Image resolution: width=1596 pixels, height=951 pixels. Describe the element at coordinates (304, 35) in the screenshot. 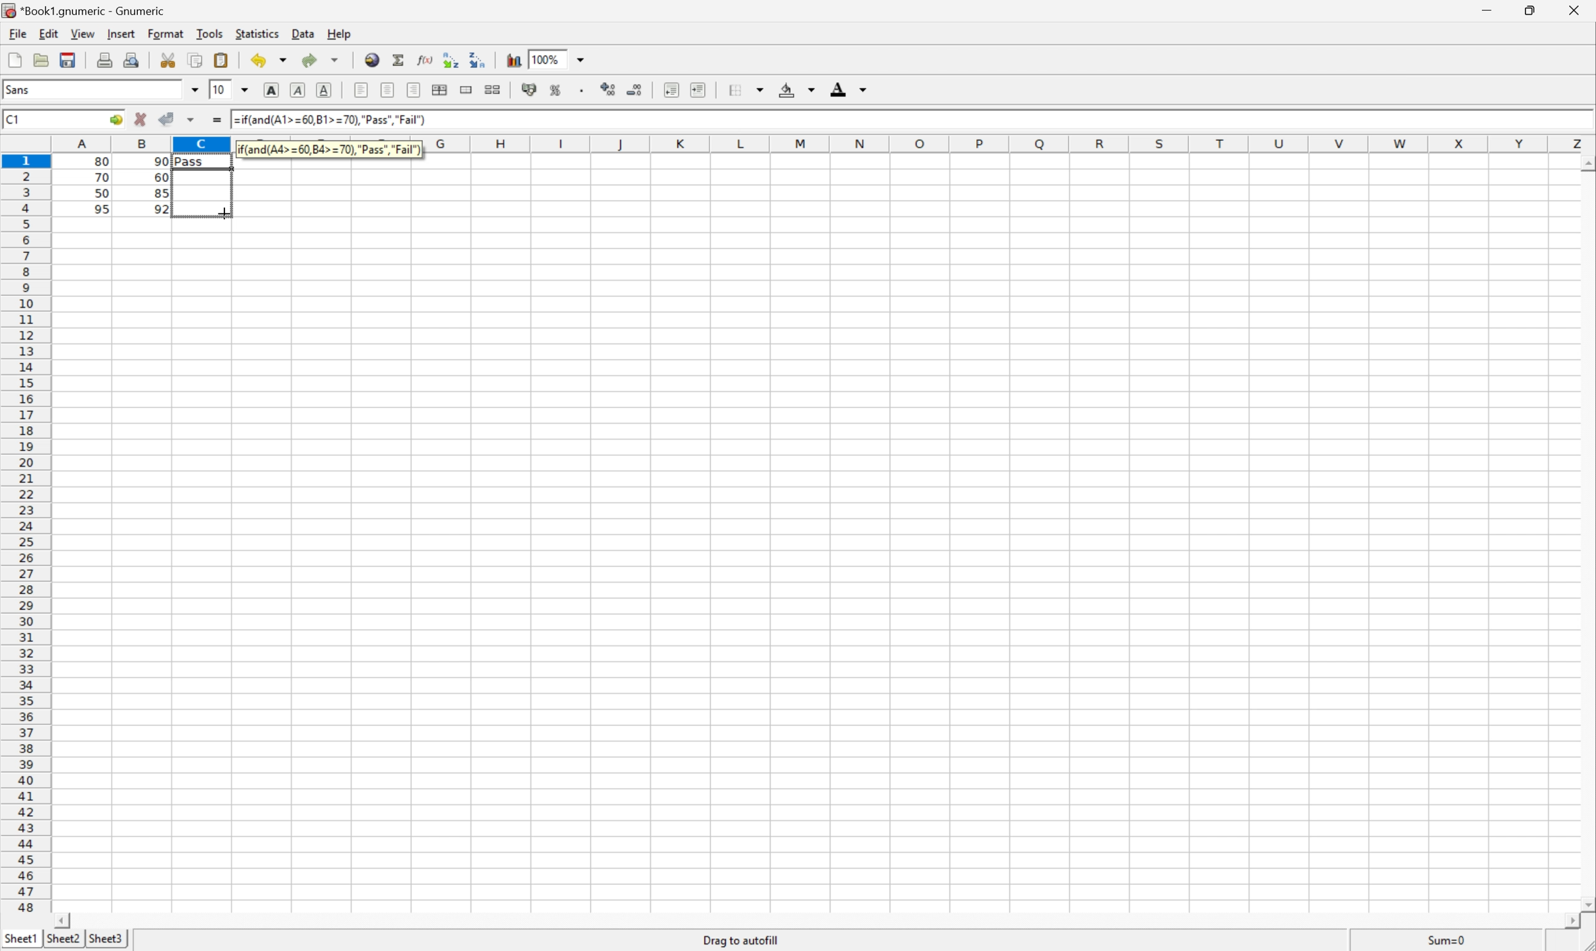

I see `Data` at that location.